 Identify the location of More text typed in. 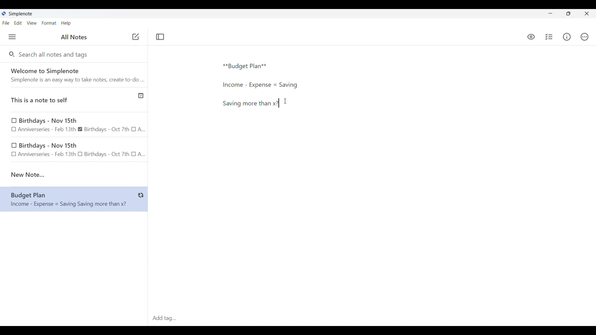
(260, 85).